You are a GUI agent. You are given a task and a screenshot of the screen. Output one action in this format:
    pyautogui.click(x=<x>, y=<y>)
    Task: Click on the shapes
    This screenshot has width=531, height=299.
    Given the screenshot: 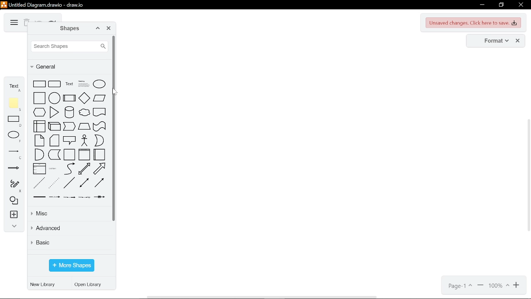 What is the action you would take?
    pyautogui.click(x=69, y=29)
    